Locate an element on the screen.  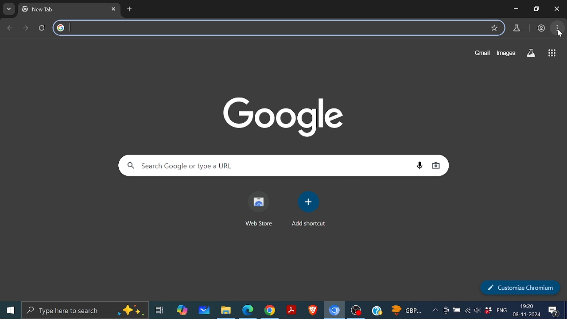
Search labs is located at coordinates (532, 53).